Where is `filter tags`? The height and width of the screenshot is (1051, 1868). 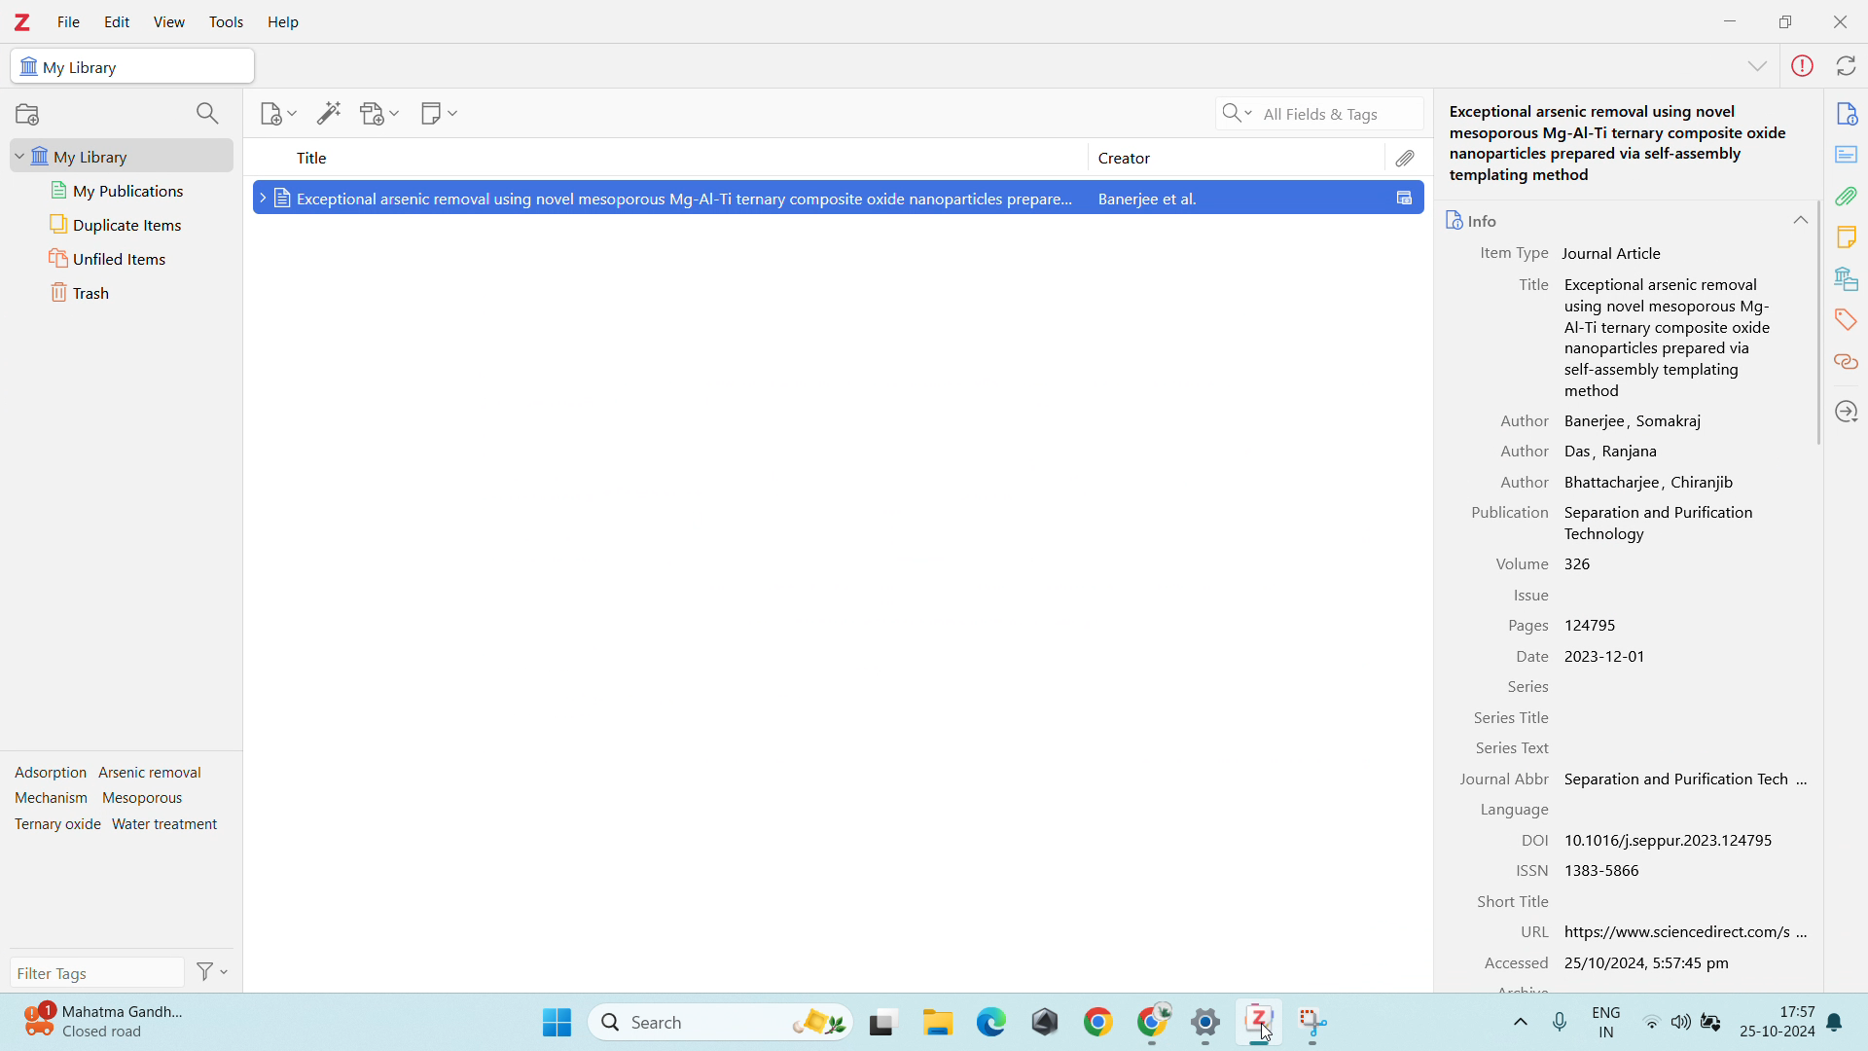 filter tags is located at coordinates (96, 971).